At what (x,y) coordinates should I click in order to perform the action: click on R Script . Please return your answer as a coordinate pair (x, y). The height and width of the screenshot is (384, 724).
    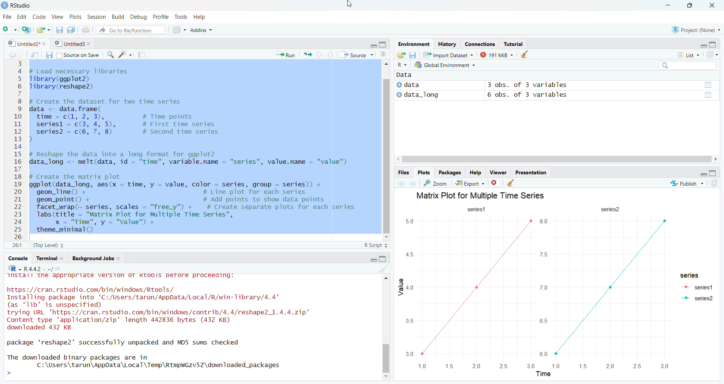
    Looking at the image, I should click on (376, 245).